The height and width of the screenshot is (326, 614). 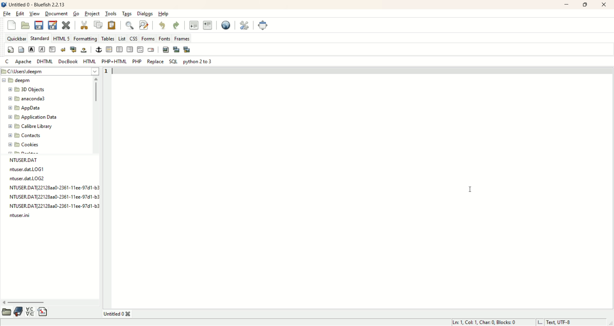 I want to click on title, so click(x=39, y=4).